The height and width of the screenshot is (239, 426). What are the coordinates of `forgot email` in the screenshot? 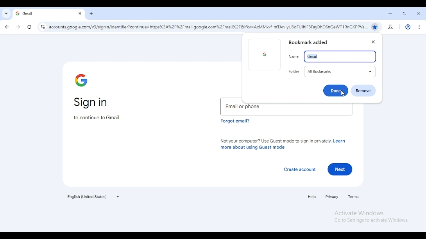 It's located at (235, 121).